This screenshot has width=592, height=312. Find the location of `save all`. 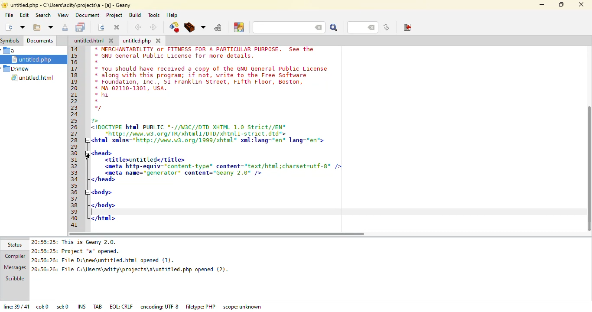

save all is located at coordinates (81, 27).